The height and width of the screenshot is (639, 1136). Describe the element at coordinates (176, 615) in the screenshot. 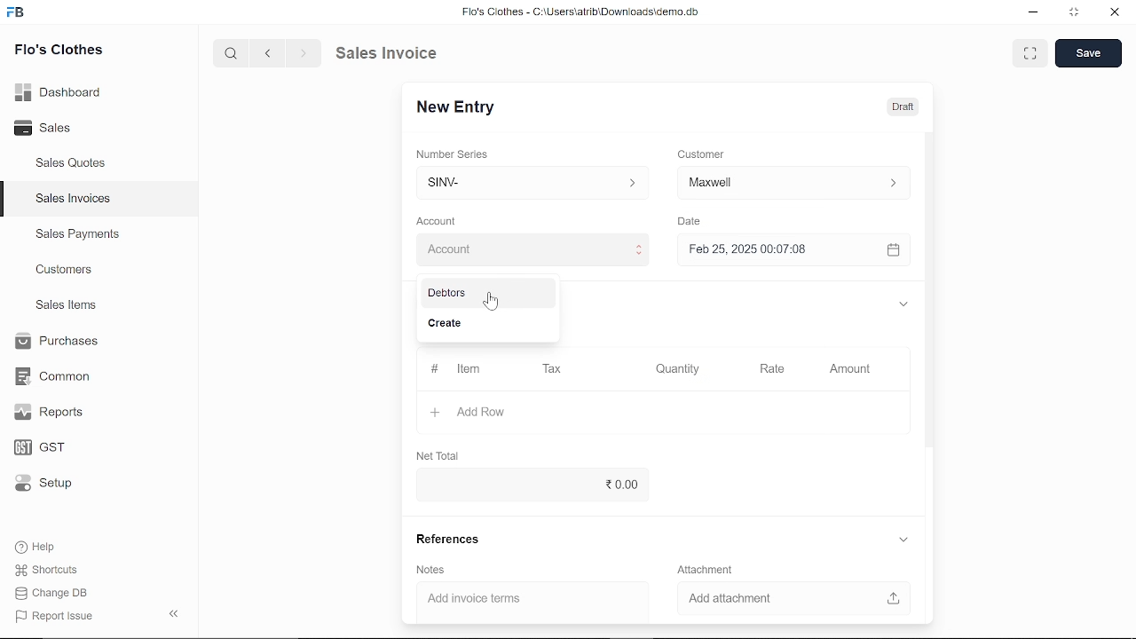

I see `collapse` at that location.